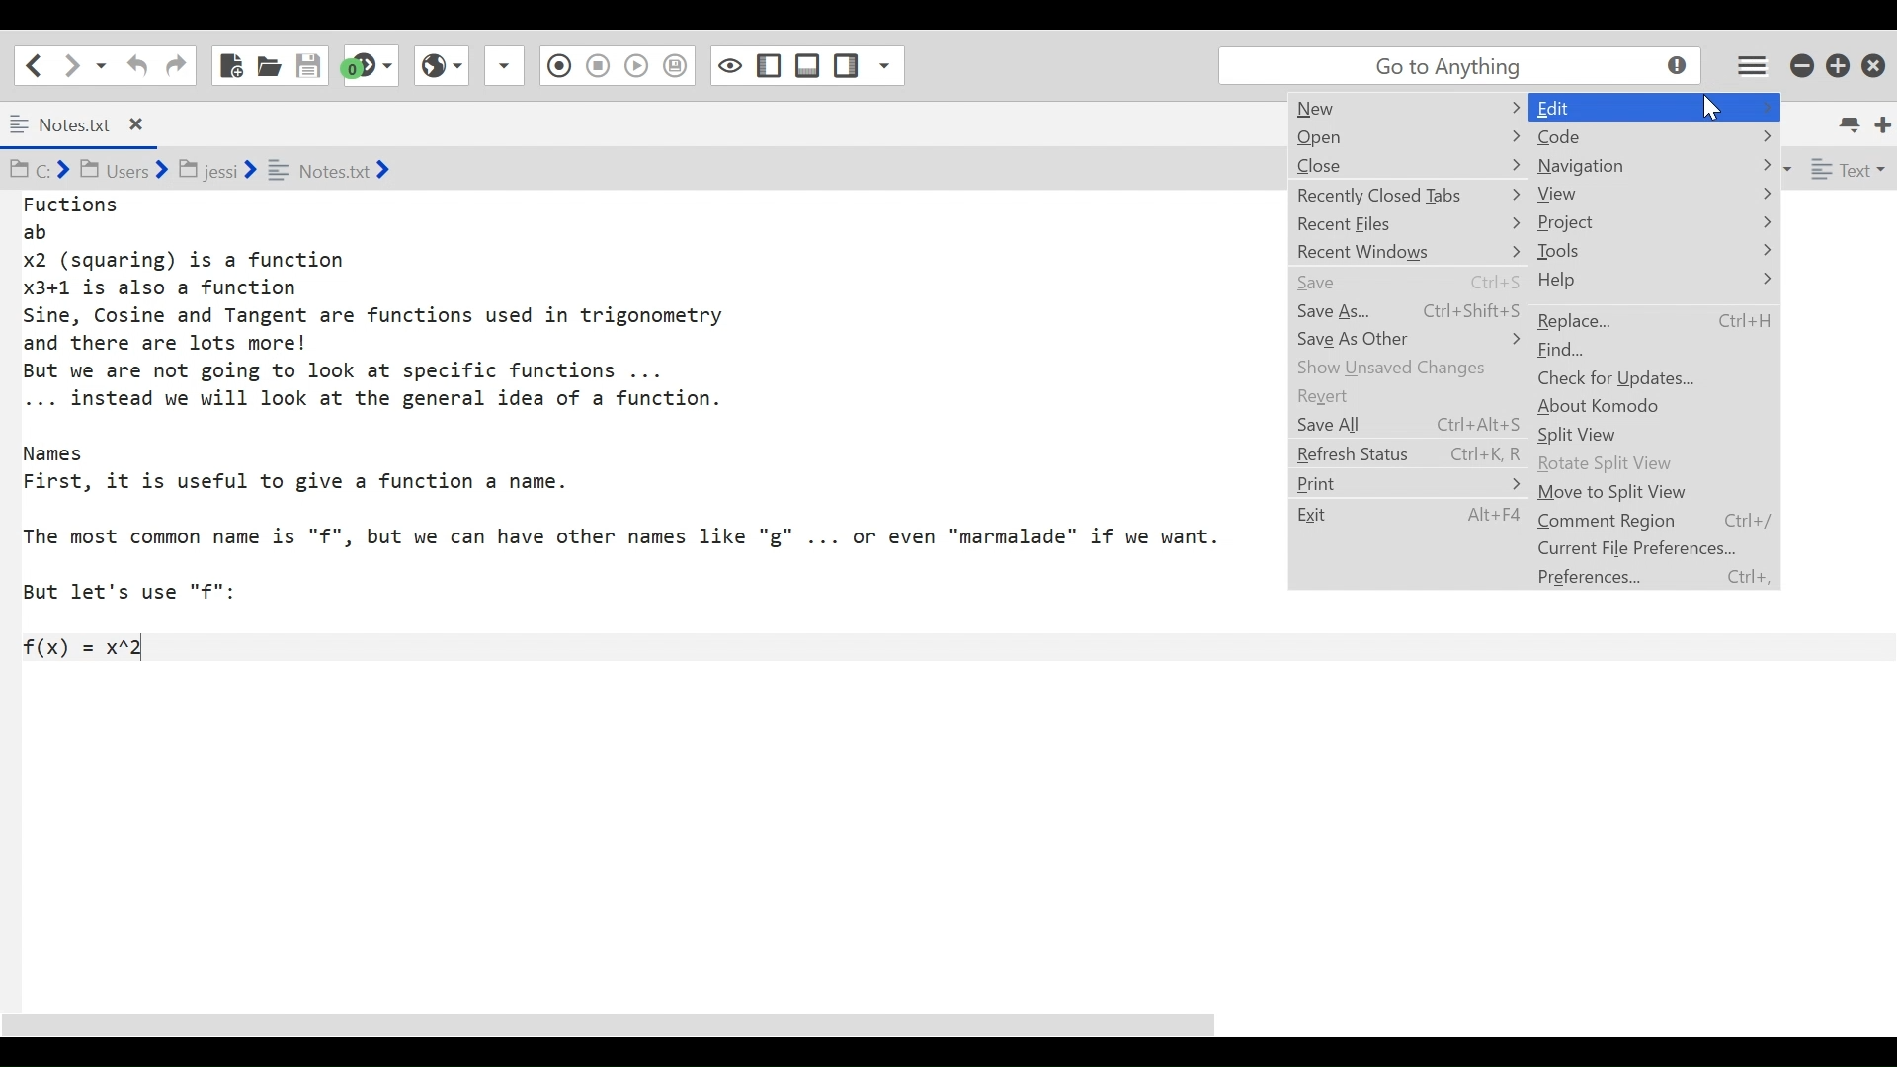  I want to click on Save Macro to Toolbox as Superscript, so click(639, 63).